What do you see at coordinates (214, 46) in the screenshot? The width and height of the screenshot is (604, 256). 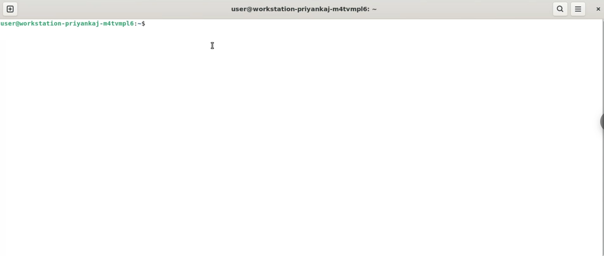 I see `cursor` at bounding box center [214, 46].